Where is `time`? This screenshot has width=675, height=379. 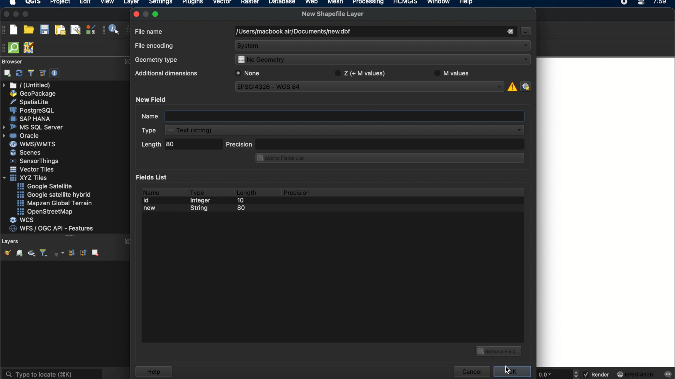 time is located at coordinates (661, 4).